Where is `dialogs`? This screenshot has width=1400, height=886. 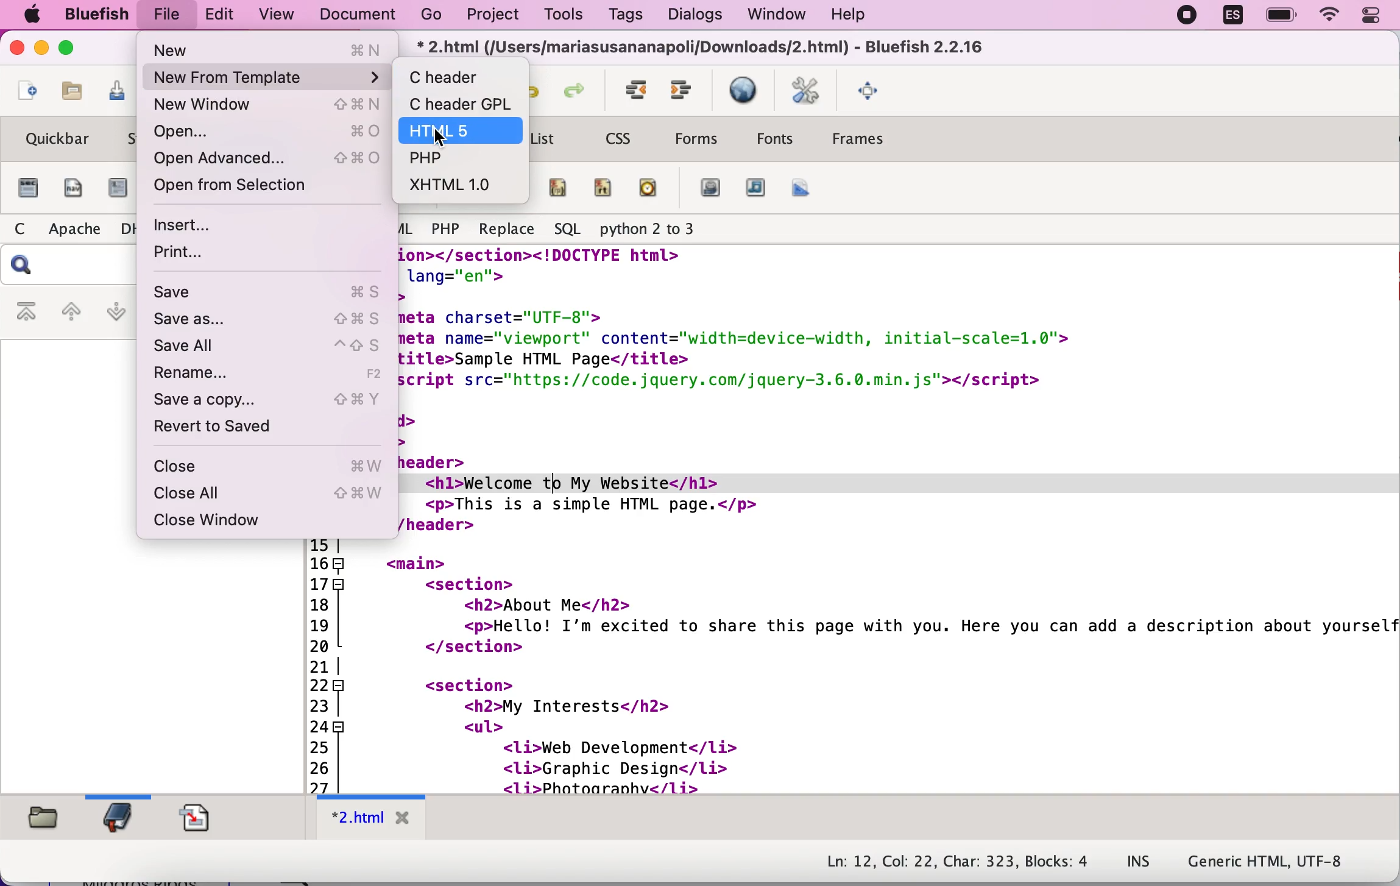
dialogs is located at coordinates (690, 16).